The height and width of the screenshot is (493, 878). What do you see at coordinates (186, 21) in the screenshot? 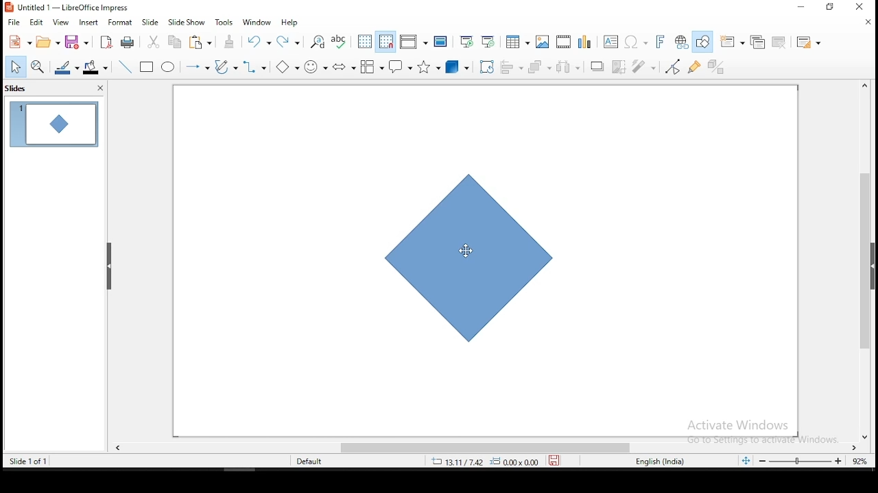
I see `slide show` at bounding box center [186, 21].